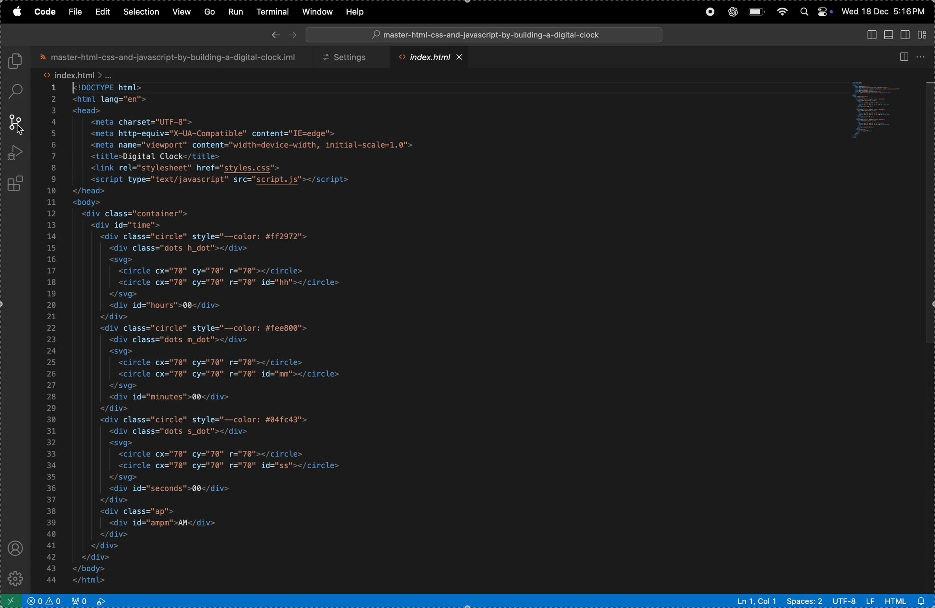 The width and height of the screenshot is (935, 608). Describe the element at coordinates (922, 56) in the screenshot. I see `options` at that location.